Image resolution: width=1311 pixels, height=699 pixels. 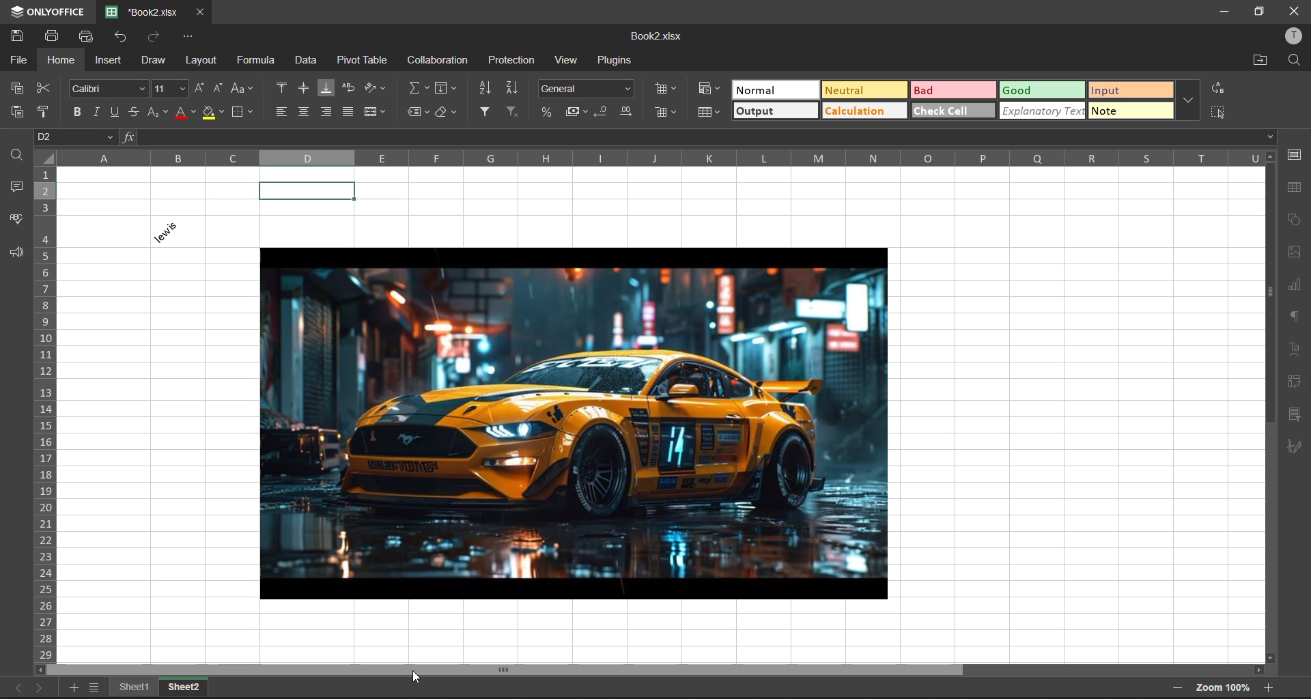 I want to click on delete cells, so click(x=666, y=113).